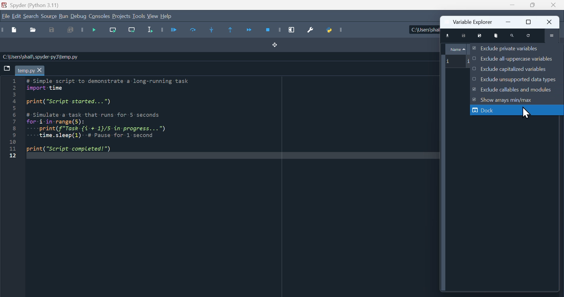 The width and height of the screenshot is (564, 297). What do you see at coordinates (456, 49) in the screenshot?
I see `Name` at bounding box center [456, 49].